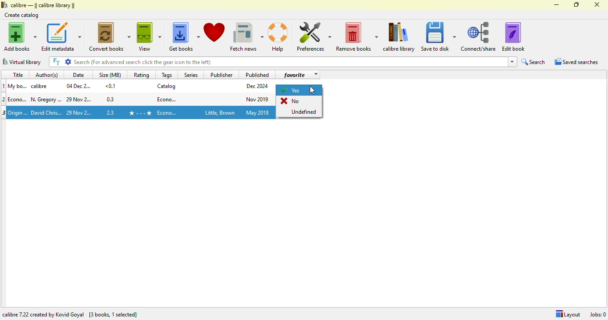 The image size is (608, 320). Describe the element at coordinates (278, 37) in the screenshot. I see `help` at that location.